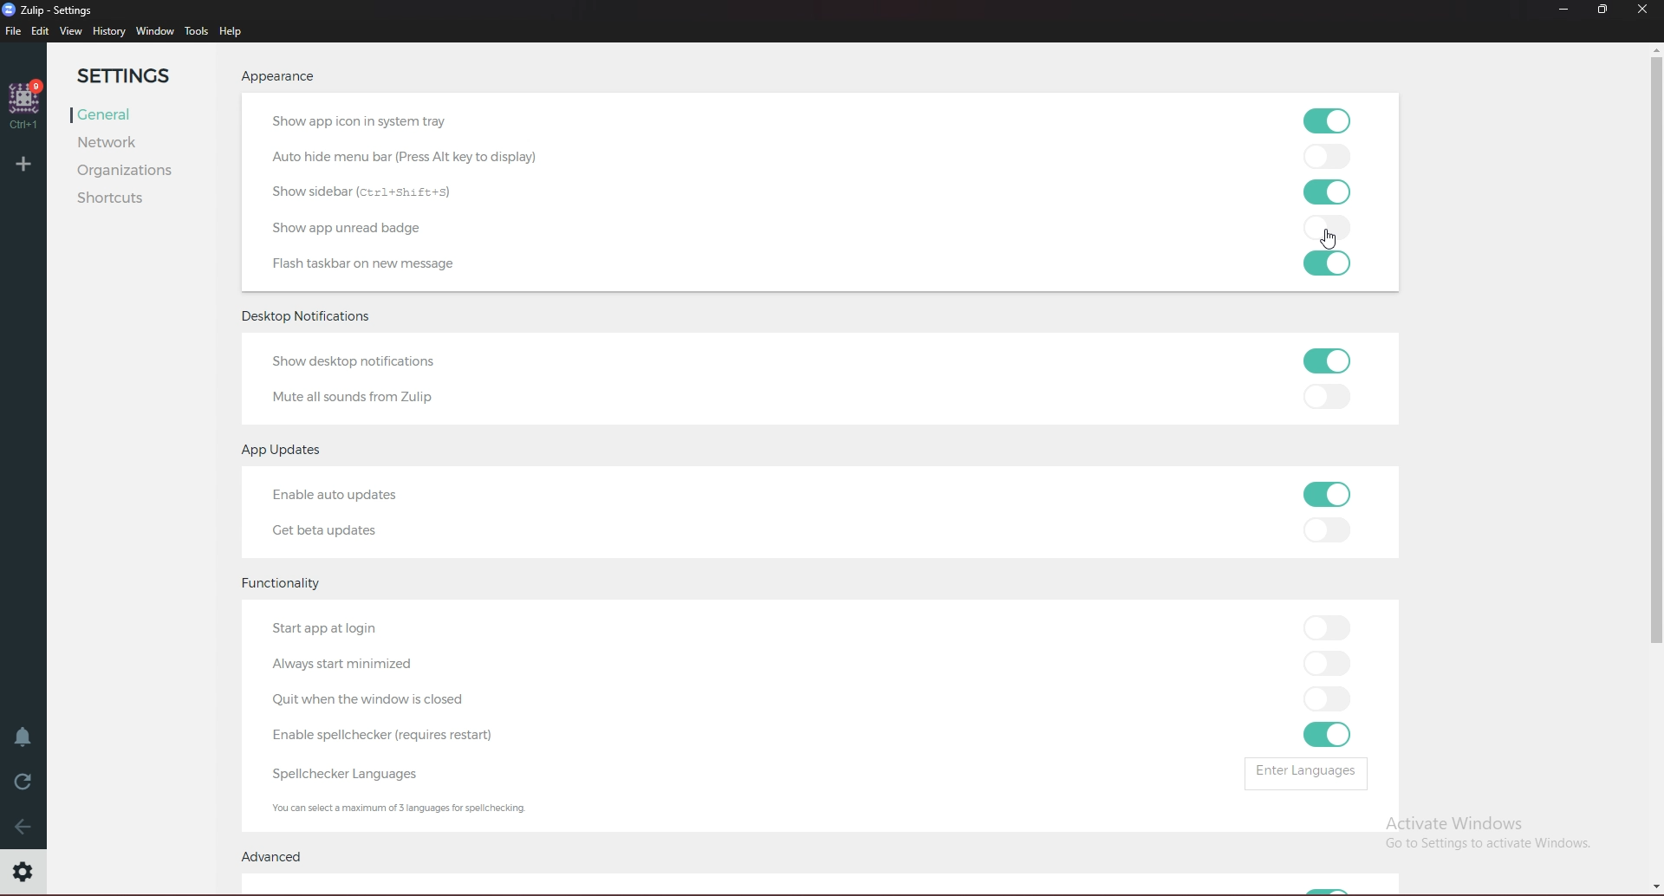 The height and width of the screenshot is (896, 1664). Describe the element at coordinates (1334, 190) in the screenshot. I see `toggle` at that location.